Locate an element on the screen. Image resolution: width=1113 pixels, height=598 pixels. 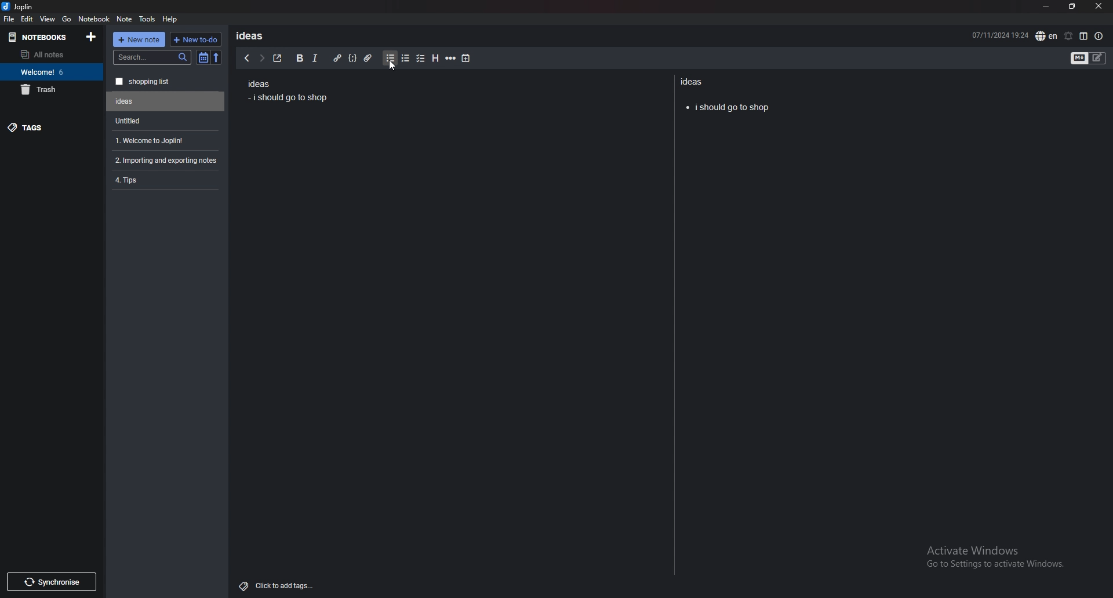
previous is located at coordinates (246, 58).